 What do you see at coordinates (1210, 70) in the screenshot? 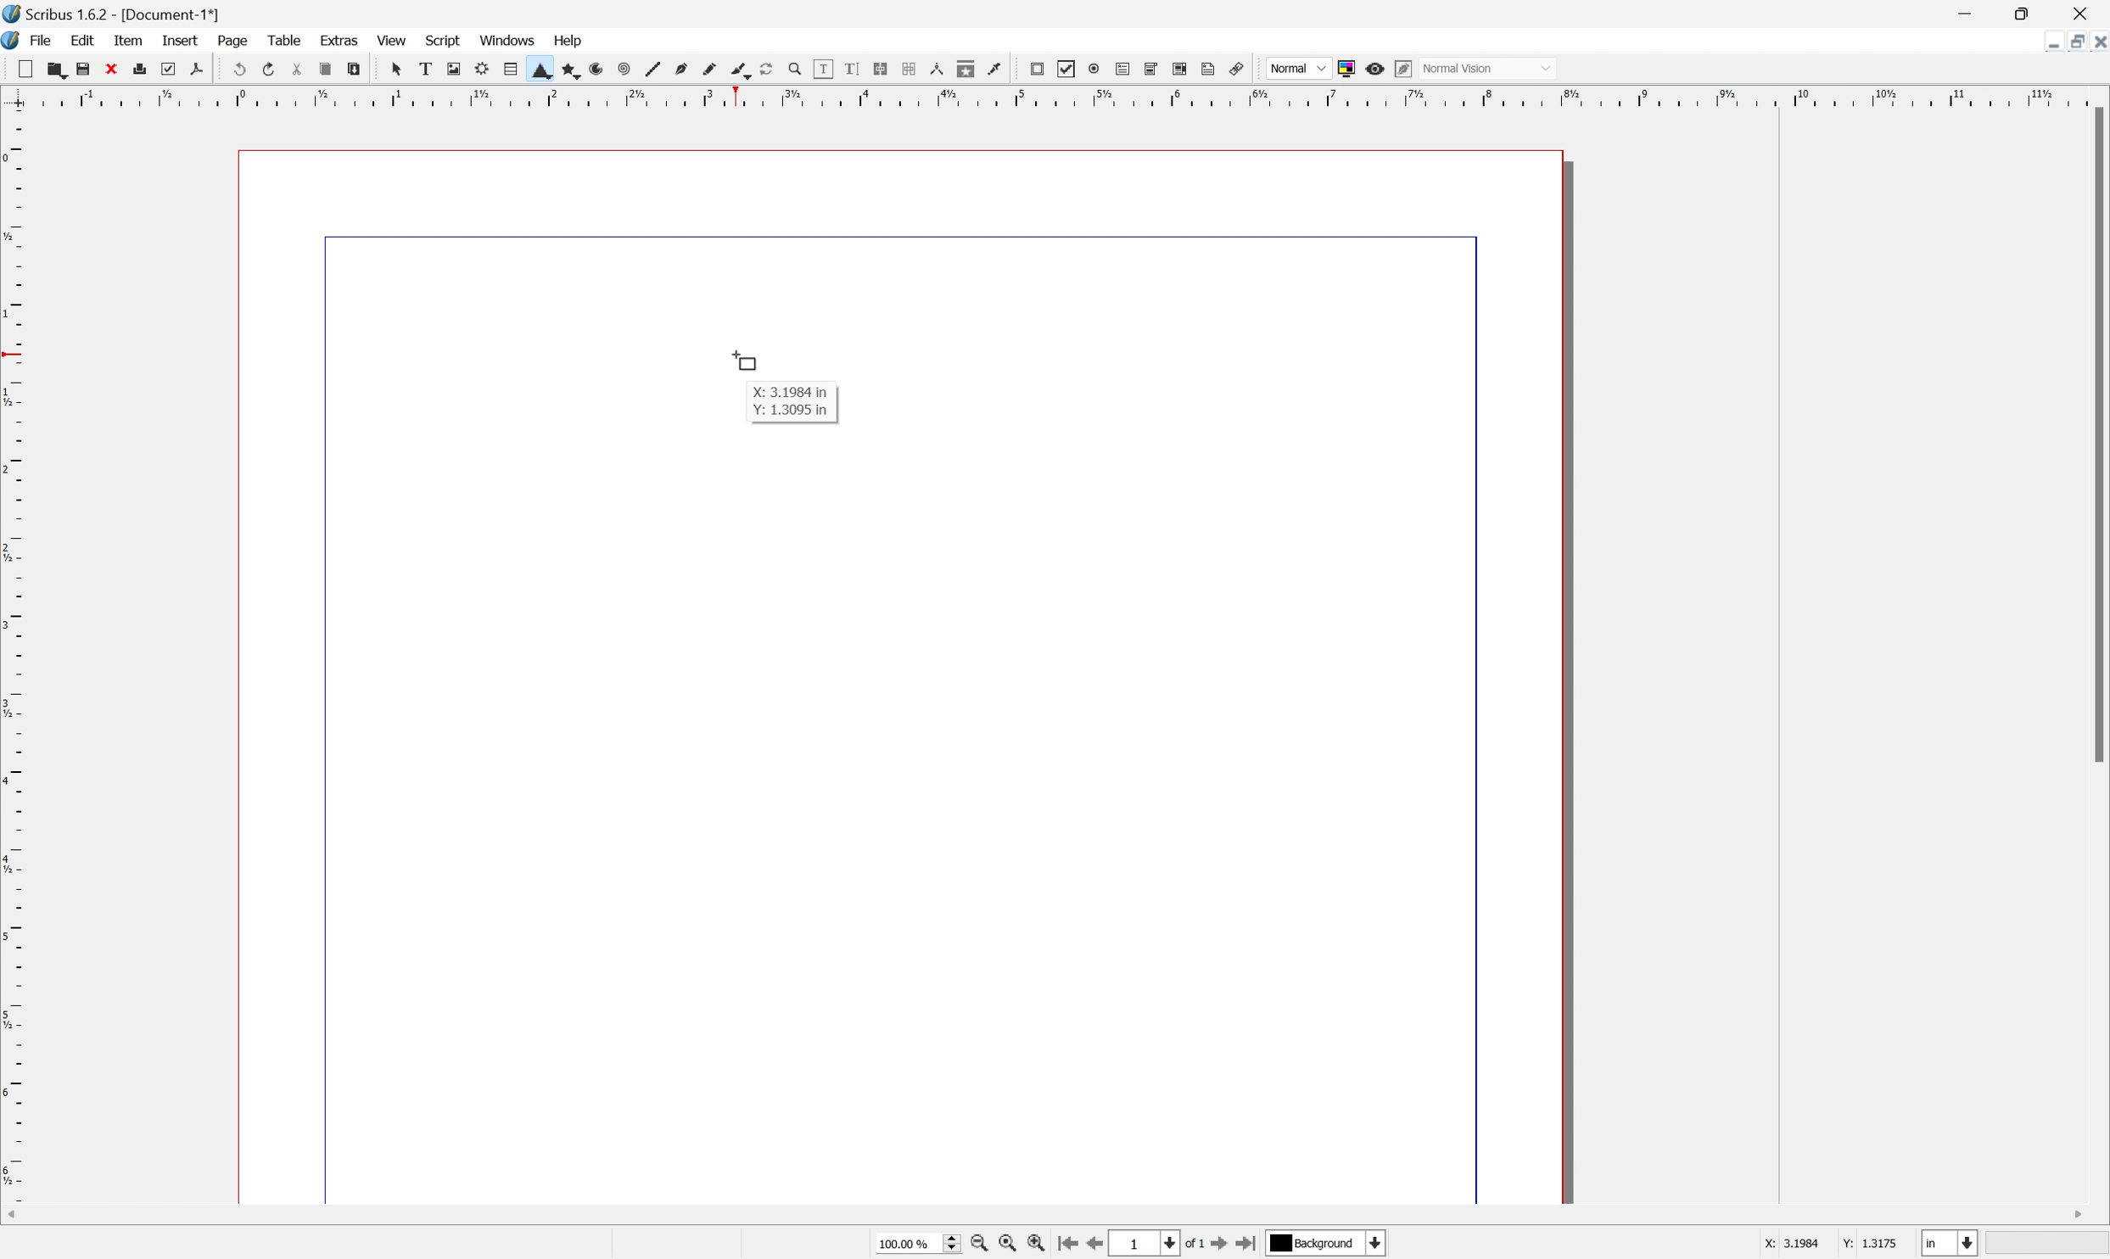
I see `Text annotation` at bounding box center [1210, 70].